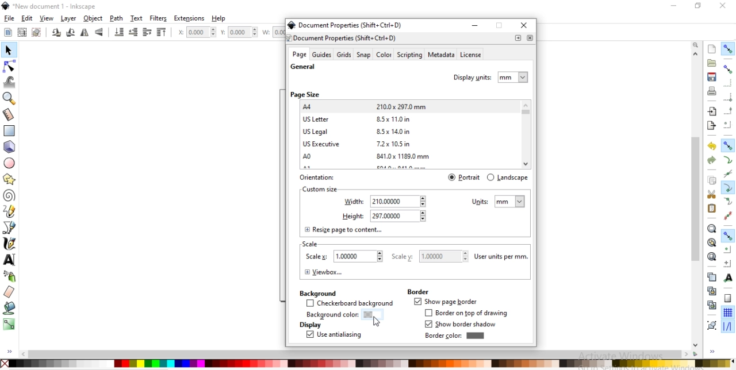 This screenshot has width=736, height=370. Describe the element at coordinates (9, 18) in the screenshot. I see `file` at that location.